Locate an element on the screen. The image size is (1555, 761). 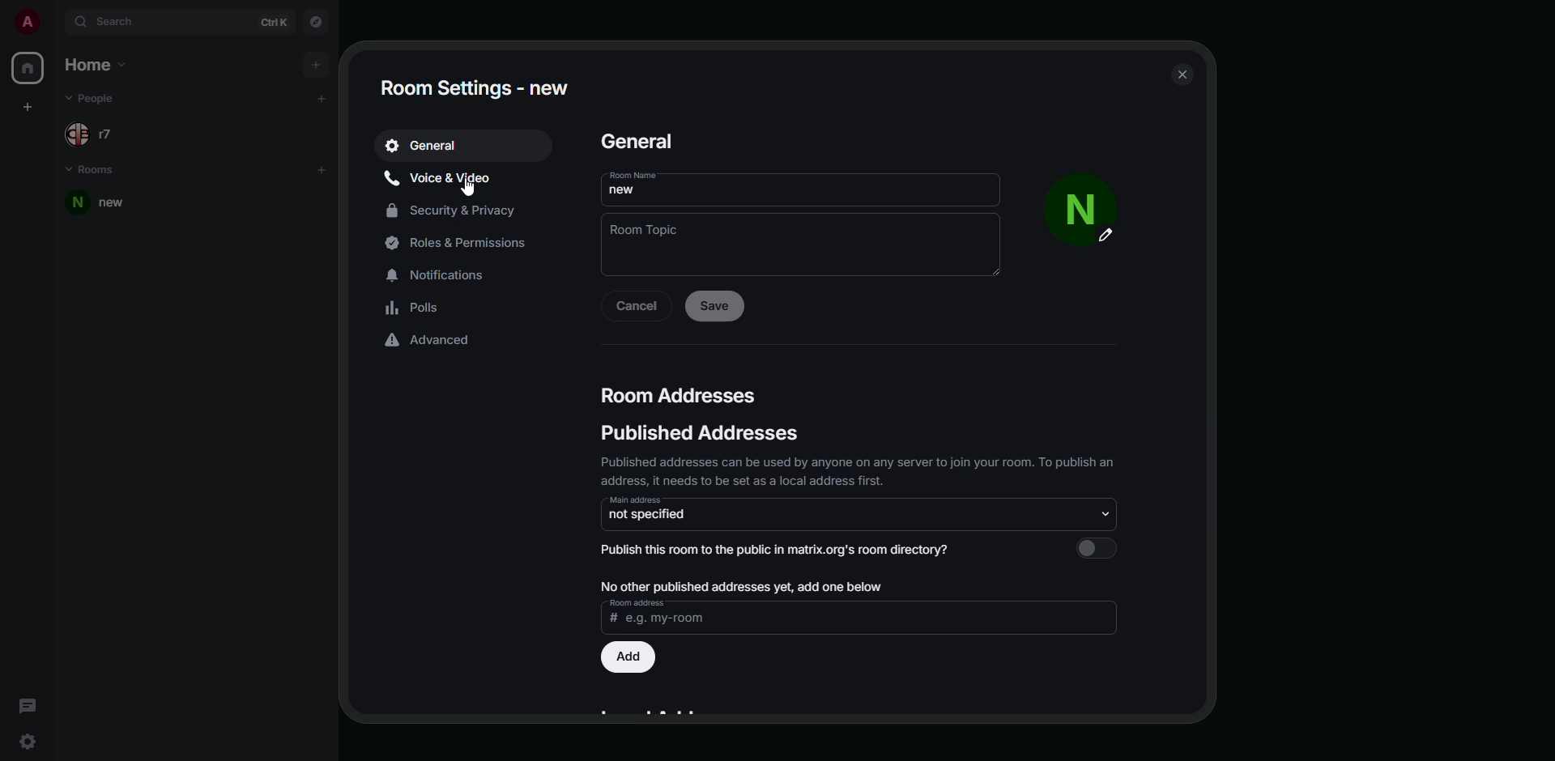
drop down is located at coordinates (1105, 512).